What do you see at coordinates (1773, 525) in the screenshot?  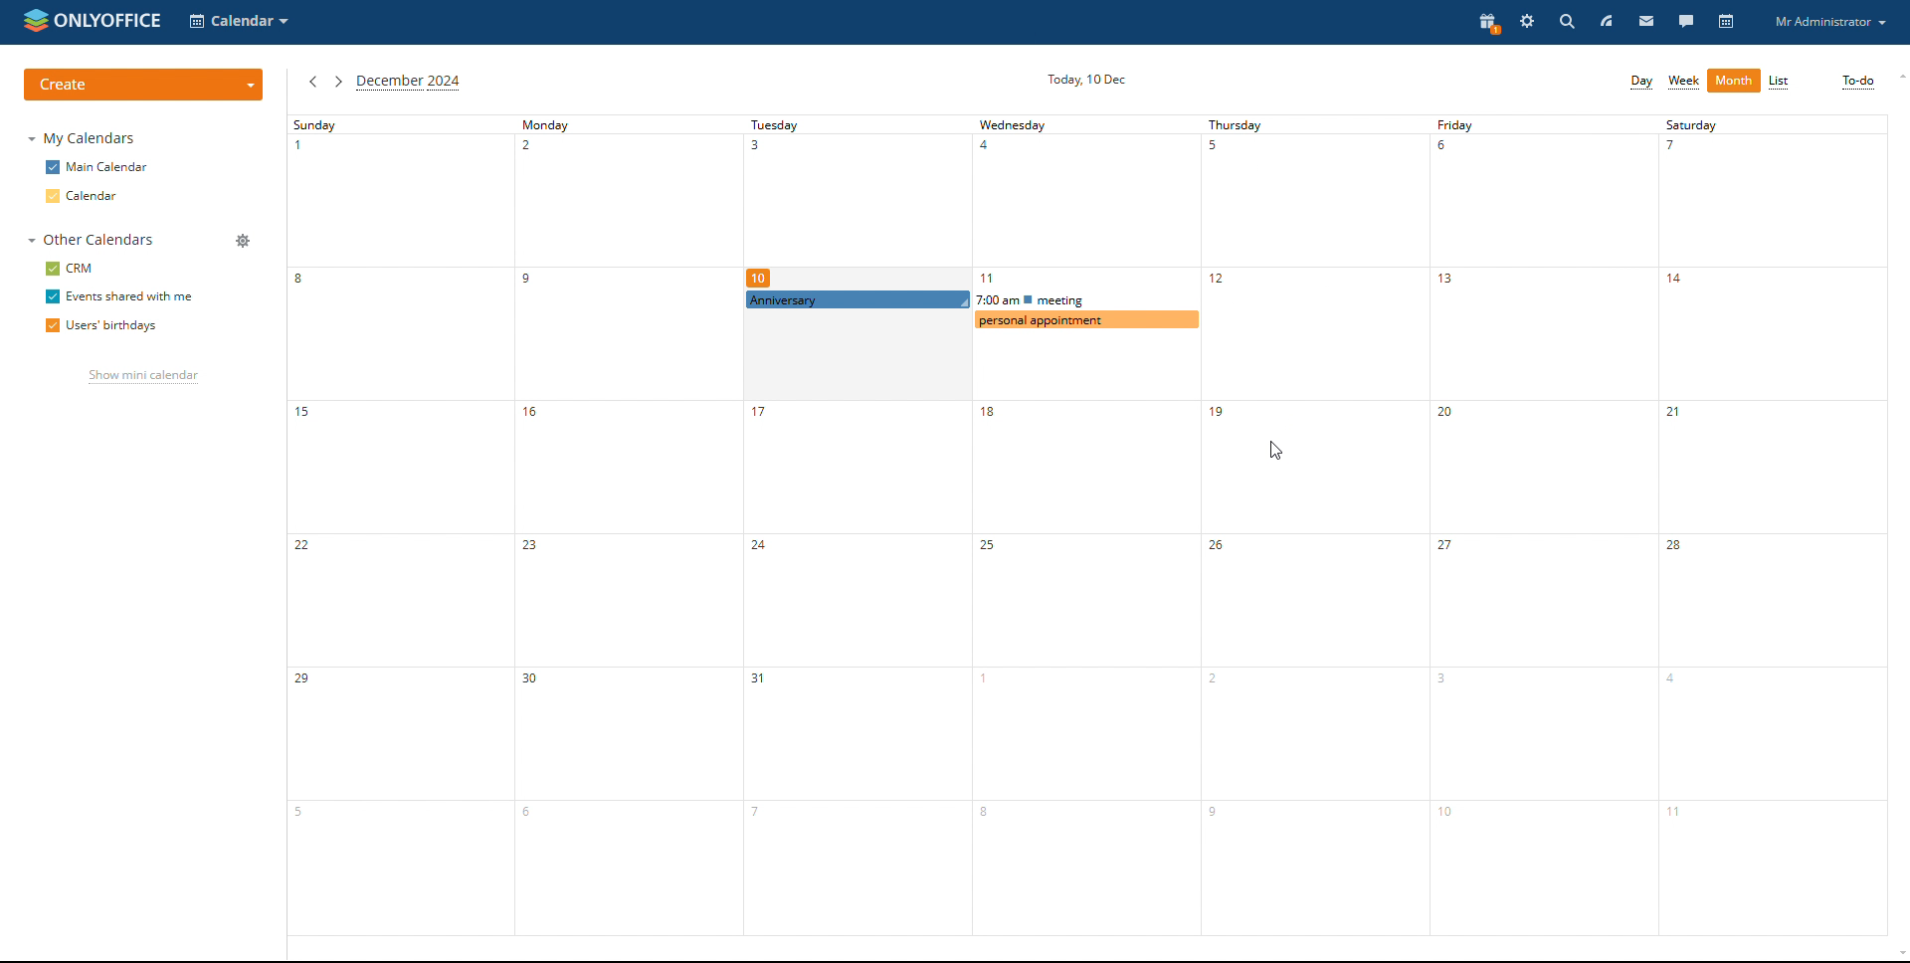 I see `saturday` at bounding box center [1773, 525].